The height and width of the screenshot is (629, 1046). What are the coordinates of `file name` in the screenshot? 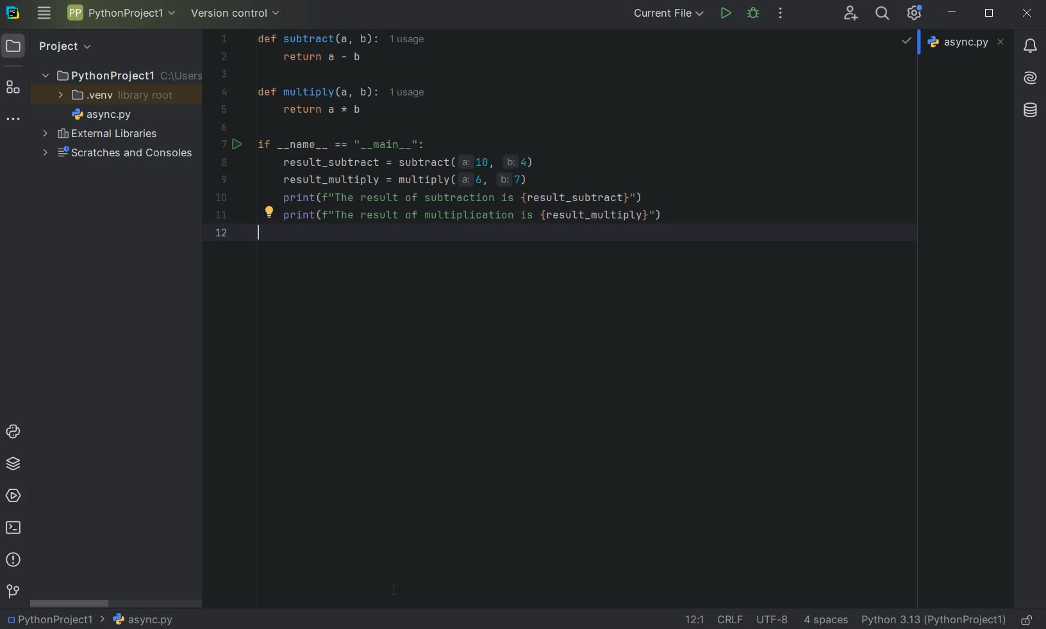 It's located at (104, 115).